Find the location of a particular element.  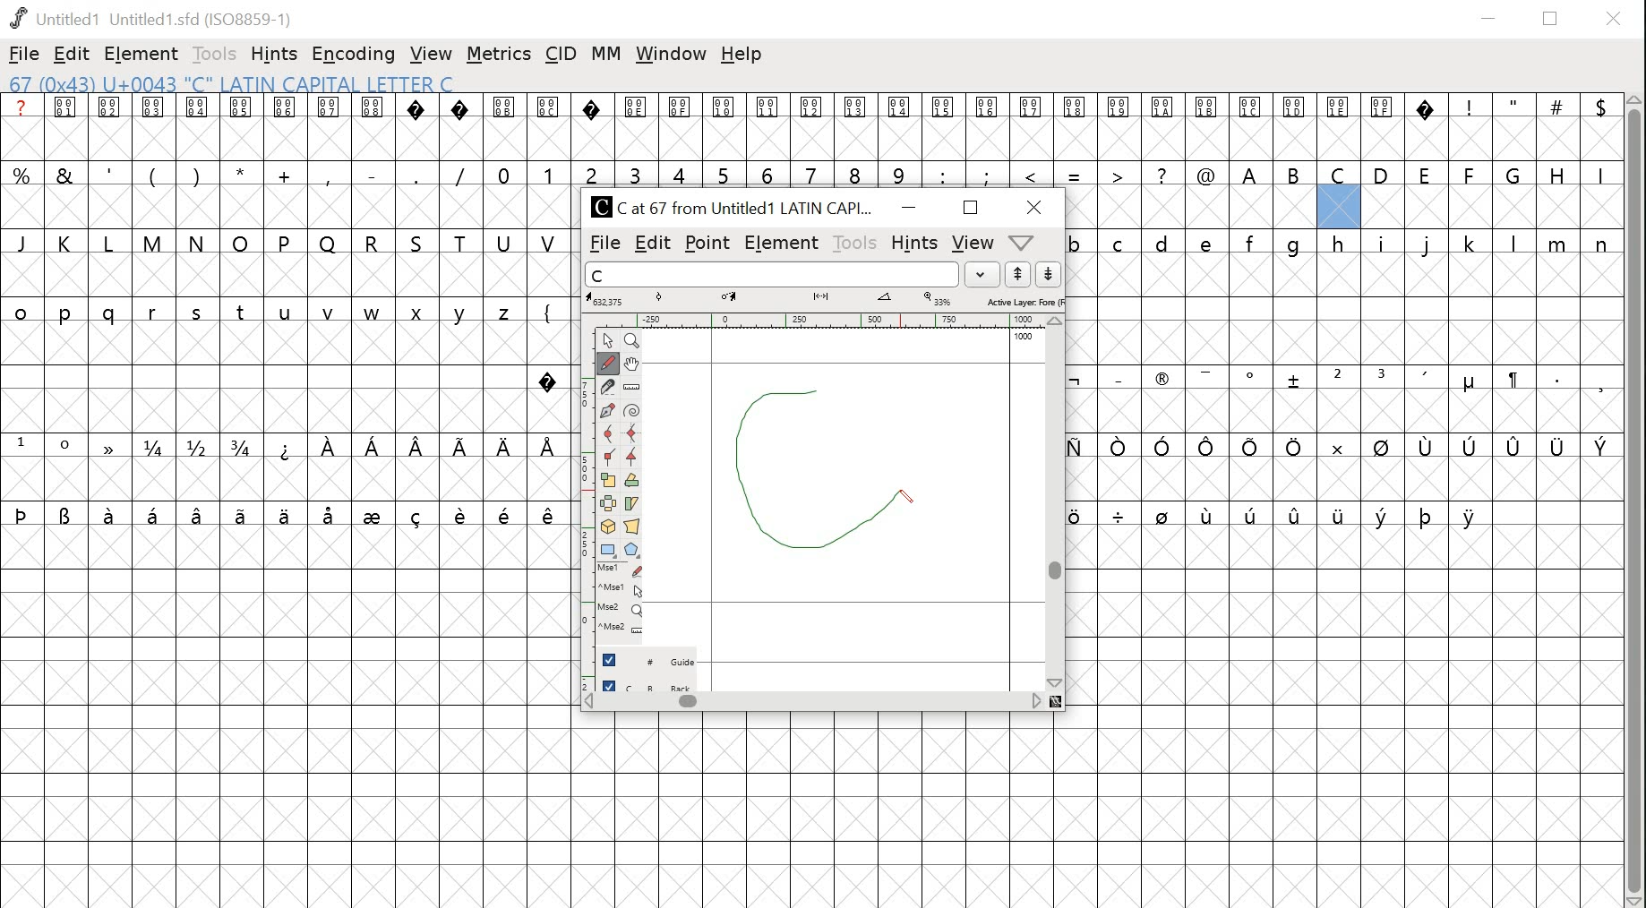

drawing pen/cursor position is located at coordinates (906, 503).